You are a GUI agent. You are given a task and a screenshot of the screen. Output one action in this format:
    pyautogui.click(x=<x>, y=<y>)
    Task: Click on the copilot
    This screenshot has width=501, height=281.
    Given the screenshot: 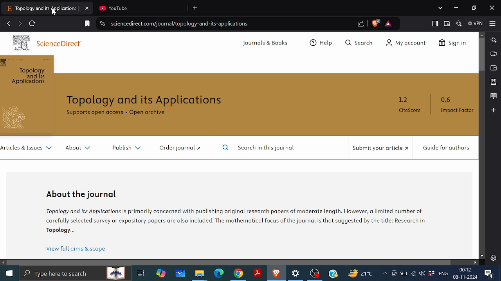 What is the action you would take?
    pyautogui.click(x=161, y=273)
    